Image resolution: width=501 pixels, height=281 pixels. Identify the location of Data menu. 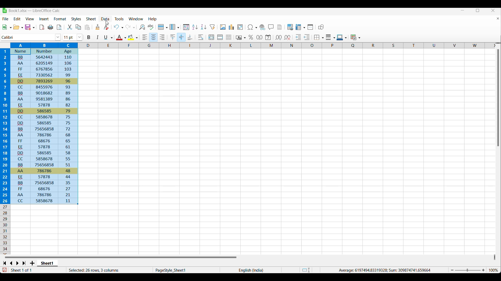
(105, 19).